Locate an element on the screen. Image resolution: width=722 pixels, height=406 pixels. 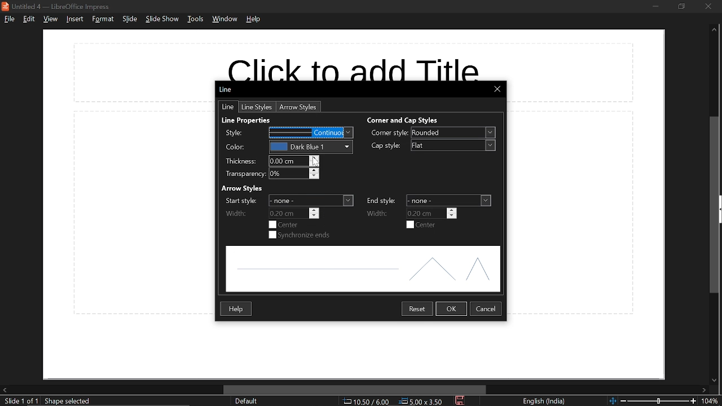
Labels is located at coordinates (389, 140).